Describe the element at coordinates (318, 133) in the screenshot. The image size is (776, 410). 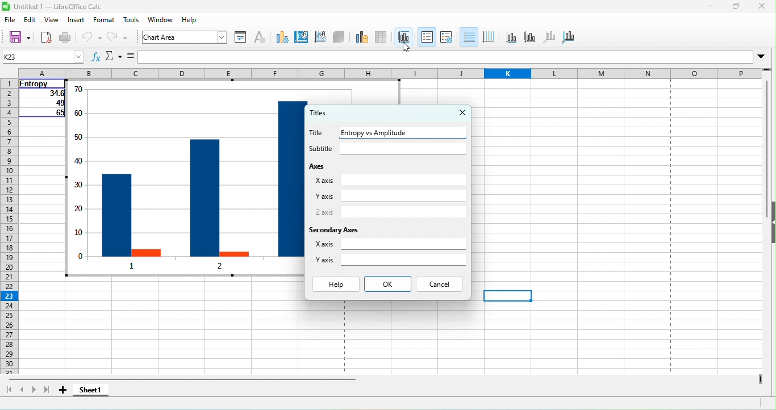
I see `title` at that location.